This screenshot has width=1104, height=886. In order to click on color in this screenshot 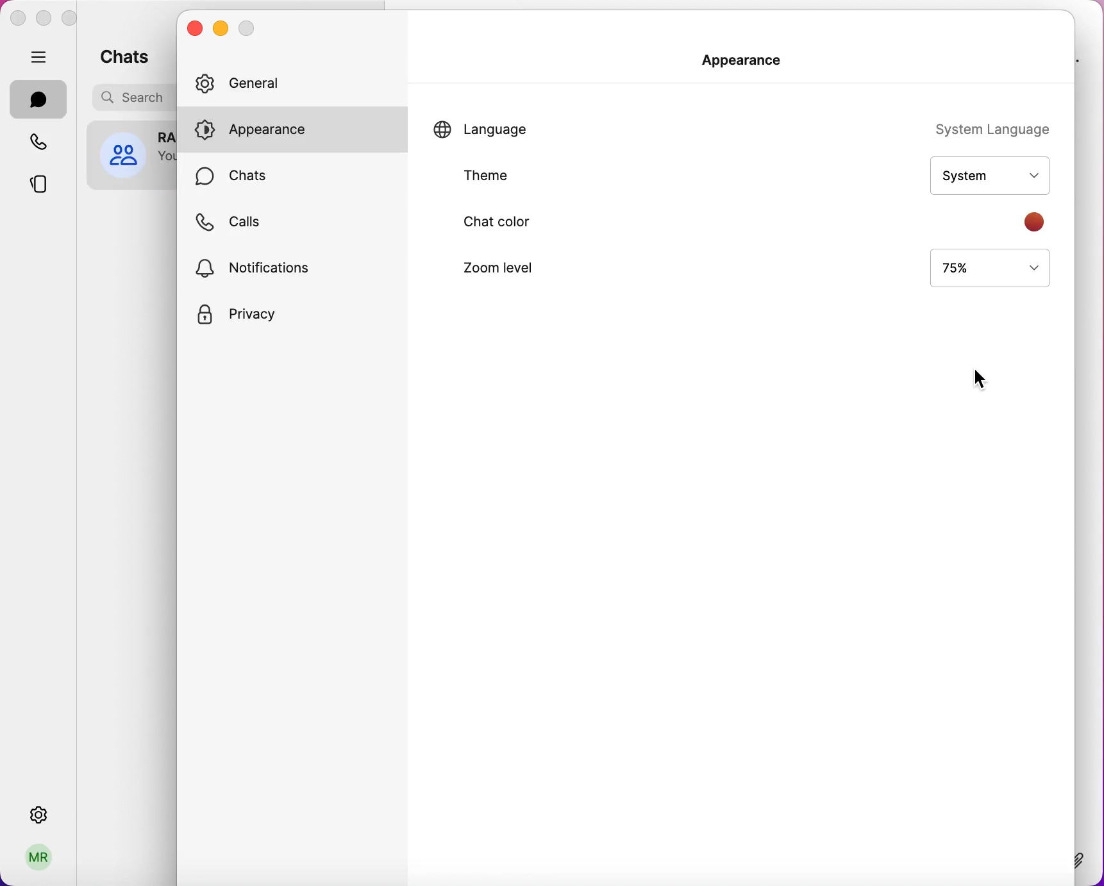, I will do `click(1040, 221)`.